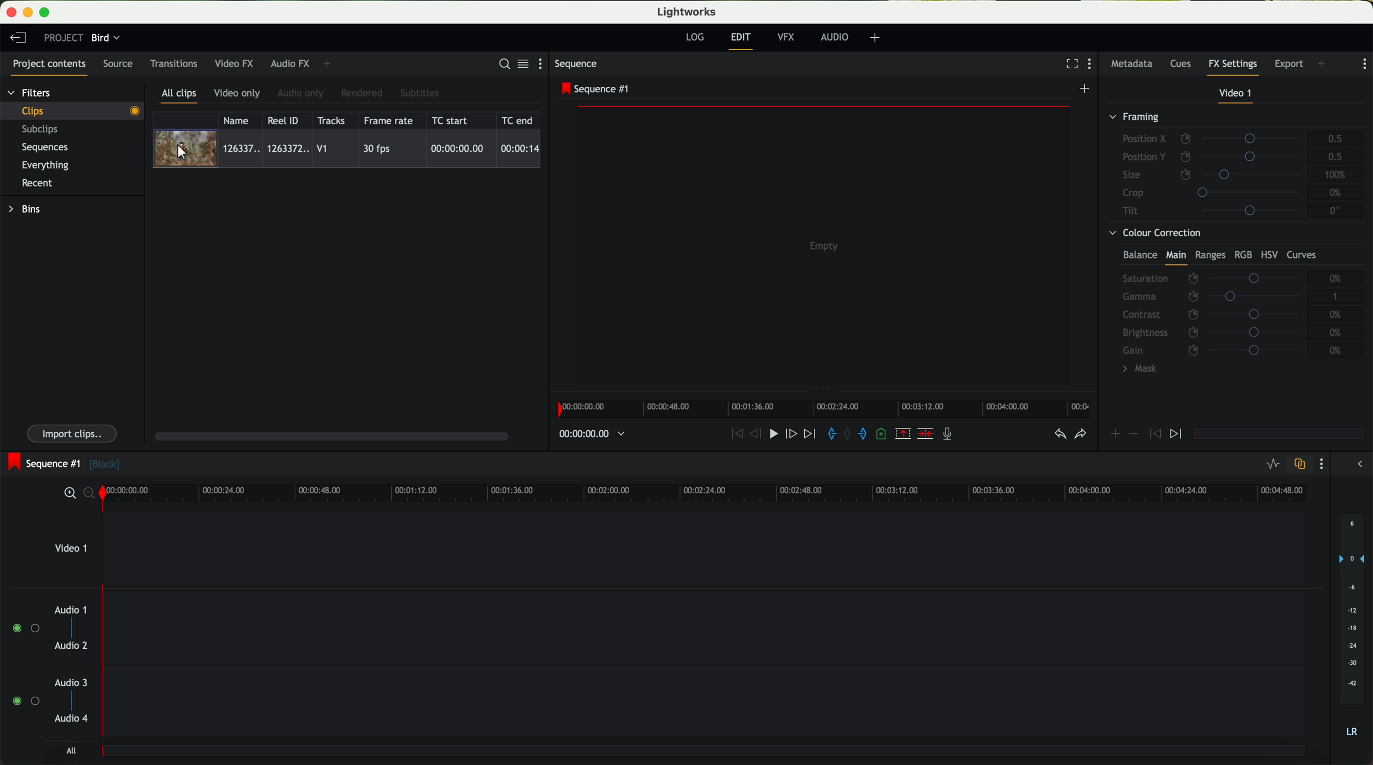  What do you see at coordinates (418, 93) in the screenshot?
I see `subtitles` at bounding box center [418, 93].